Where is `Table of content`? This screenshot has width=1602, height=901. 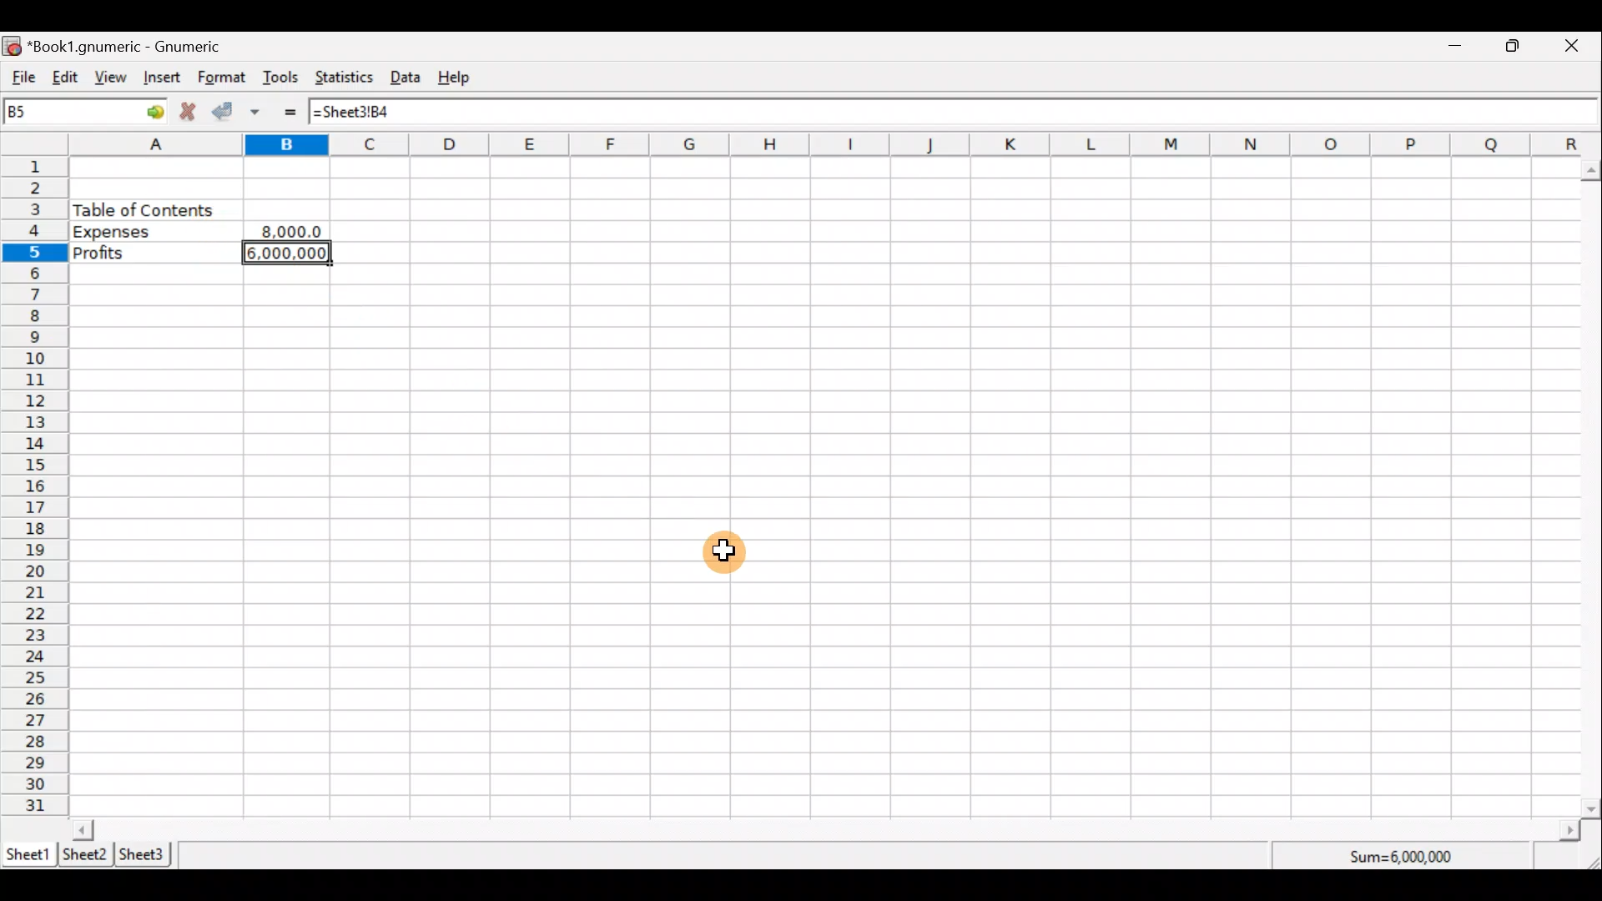 Table of content is located at coordinates (144, 209).